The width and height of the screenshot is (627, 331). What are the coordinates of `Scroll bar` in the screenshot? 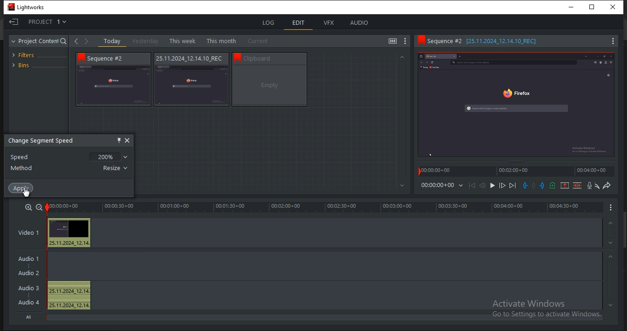 It's located at (623, 229).